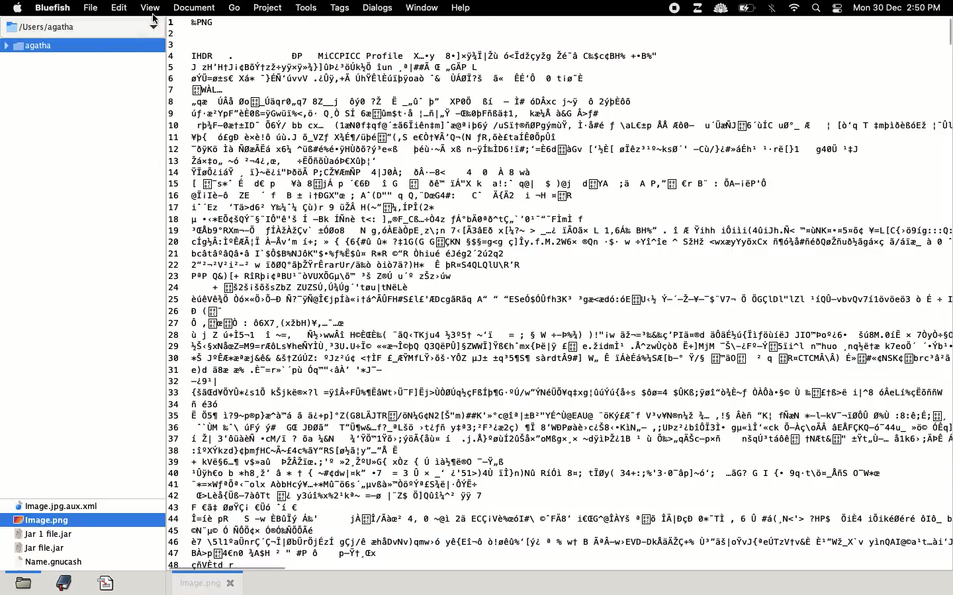 This screenshot has height=595, width=953. What do you see at coordinates (173, 290) in the screenshot?
I see `line number` at bounding box center [173, 290].